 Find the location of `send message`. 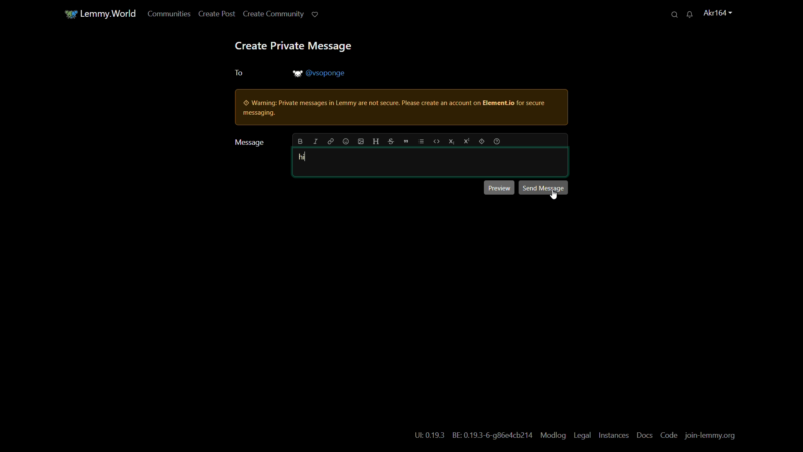

send message is located at coordinates (543, 187).